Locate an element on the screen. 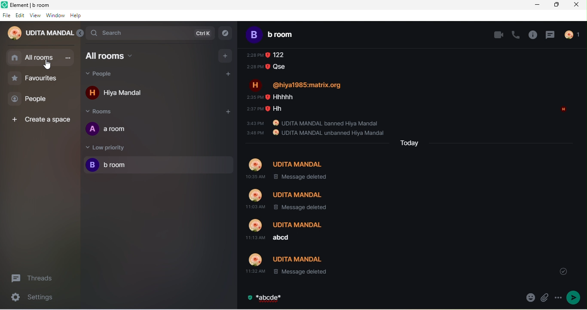  minimize is located at coordinates (538, 4).